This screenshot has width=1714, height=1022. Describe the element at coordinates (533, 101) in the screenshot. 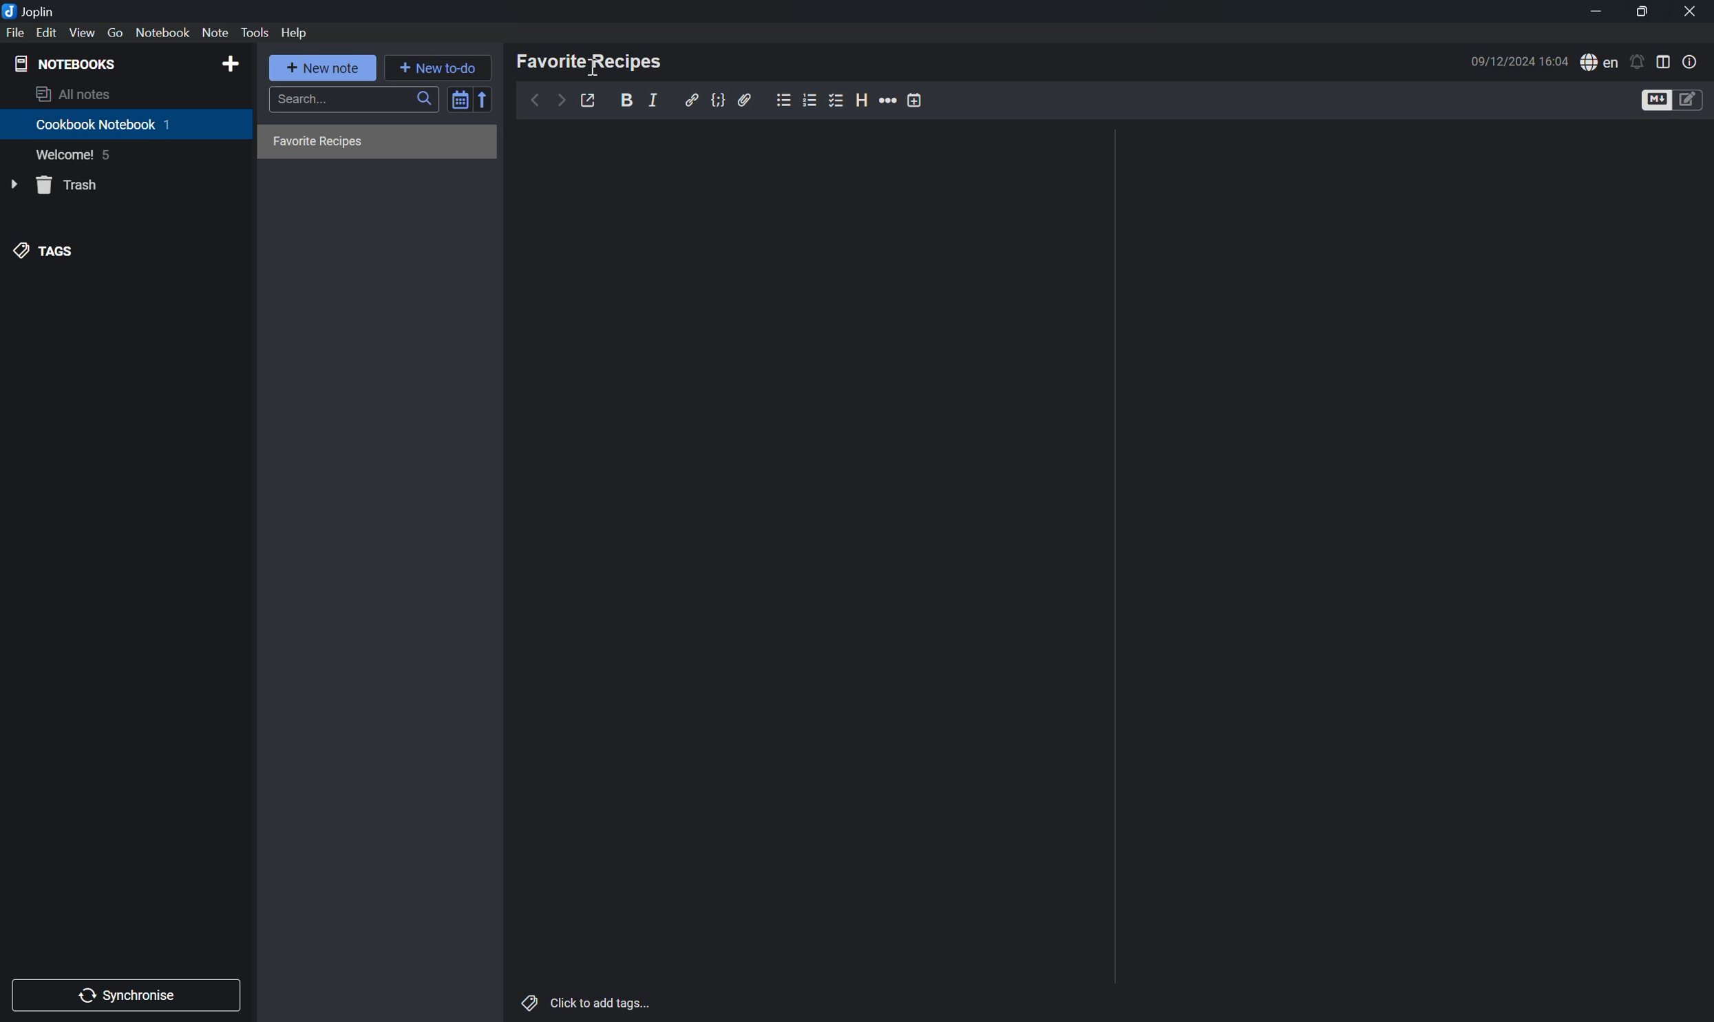

I see `Back` at that location.